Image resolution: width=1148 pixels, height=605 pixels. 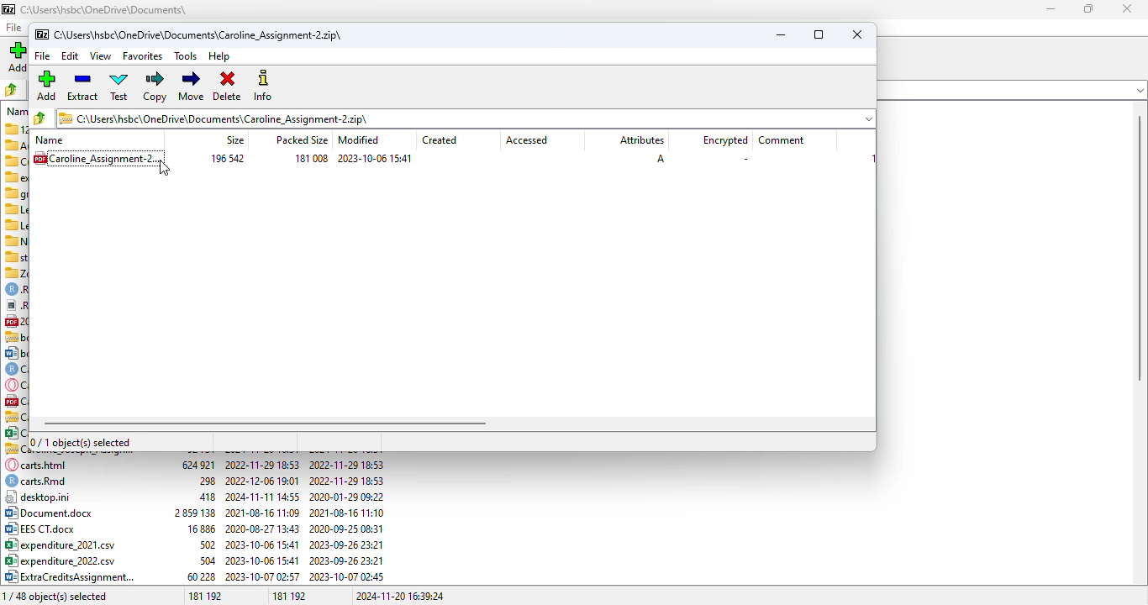 What do you see at coordinates (219, 56) in the screenshot?
I see `help` at bounding box center [219, 56].